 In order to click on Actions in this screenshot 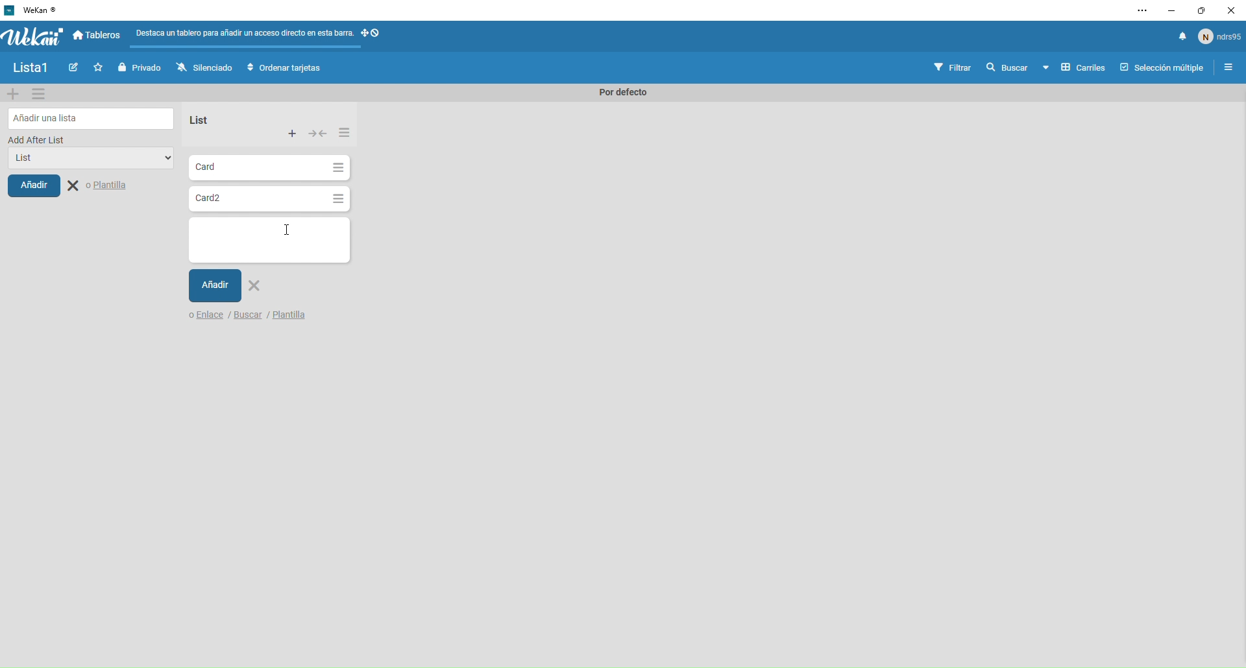, I will do `click(319, 135)`.